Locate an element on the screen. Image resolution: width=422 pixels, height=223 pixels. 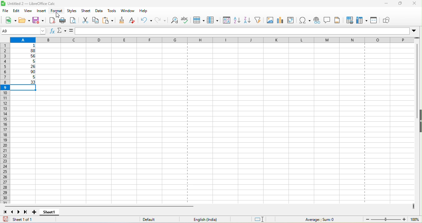
split window is located at coordinates (374, 20).